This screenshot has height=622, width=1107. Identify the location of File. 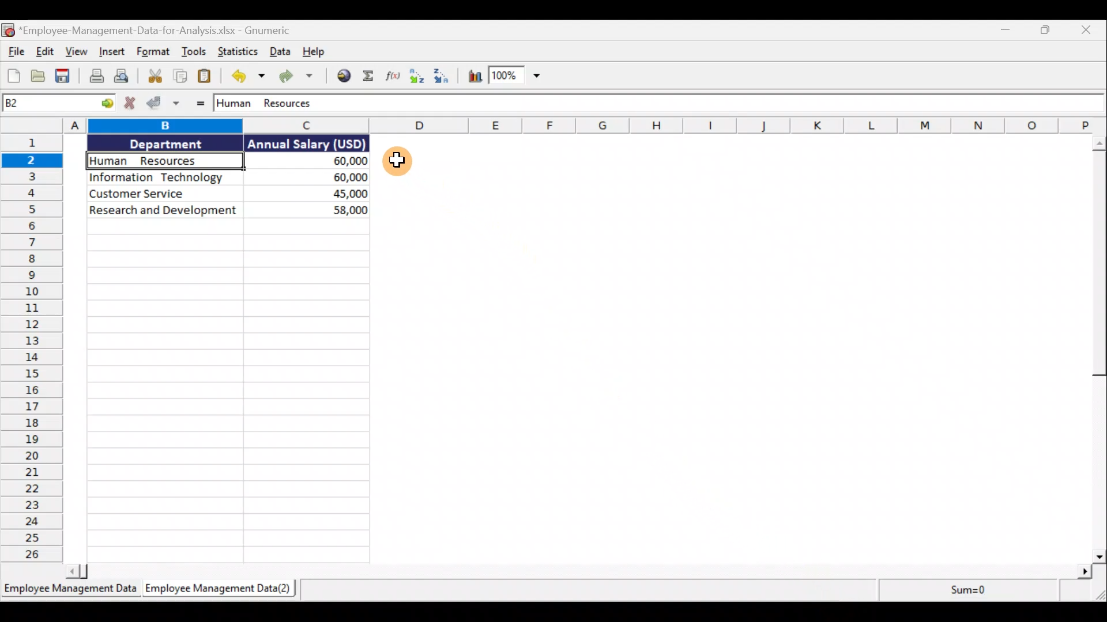
(14, 52).